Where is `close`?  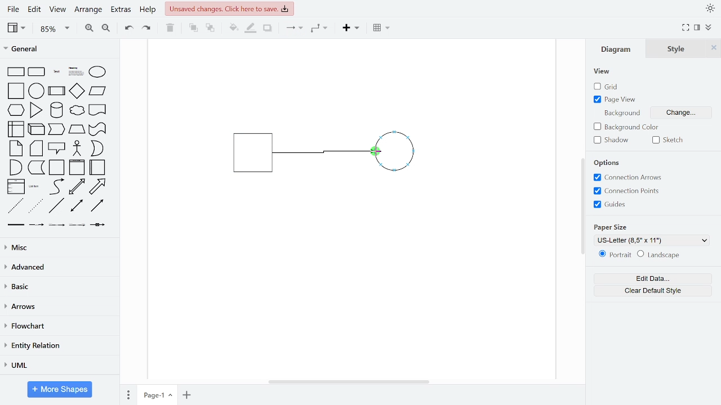
close is located at coordinates (714, 48).